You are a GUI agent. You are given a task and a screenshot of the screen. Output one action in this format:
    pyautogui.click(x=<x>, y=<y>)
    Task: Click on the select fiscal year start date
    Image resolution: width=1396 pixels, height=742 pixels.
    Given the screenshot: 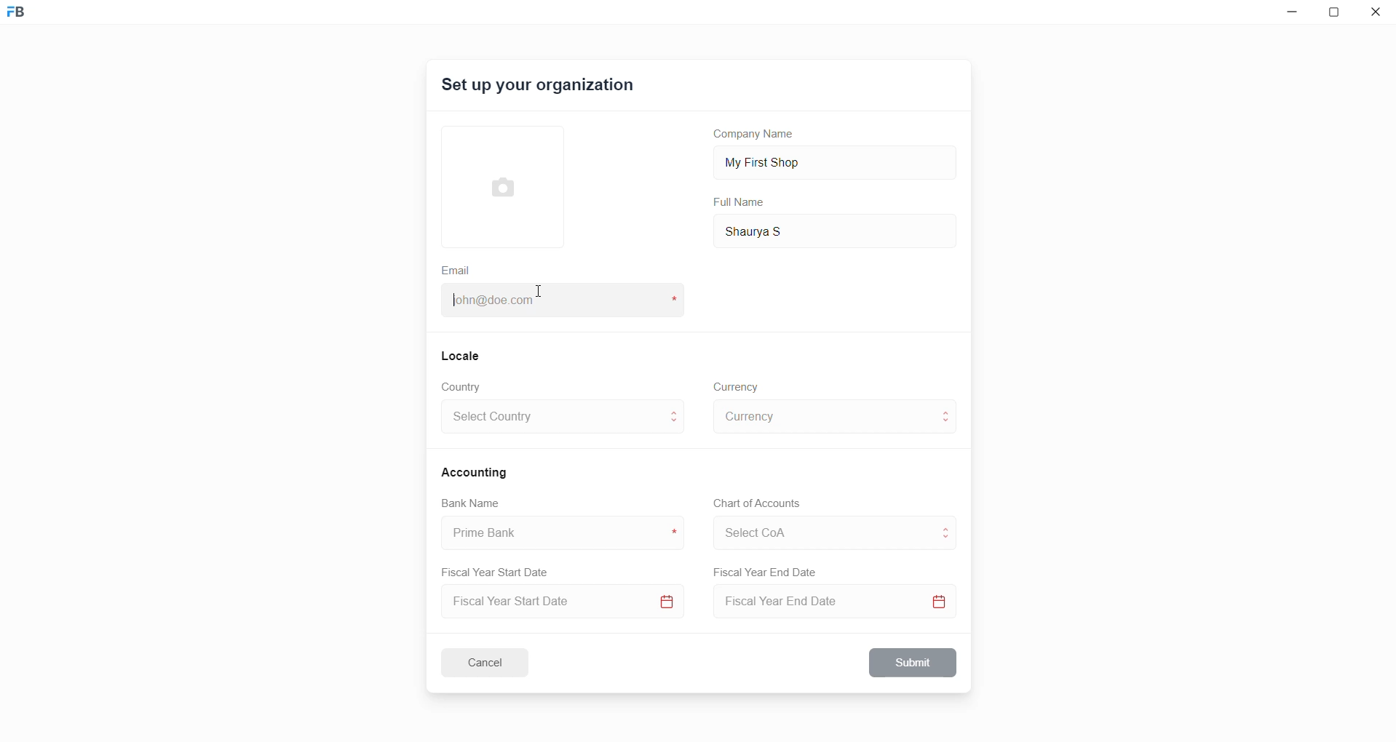 What is the action you would take?
    pyautogui.click(x=559, y=603)
    